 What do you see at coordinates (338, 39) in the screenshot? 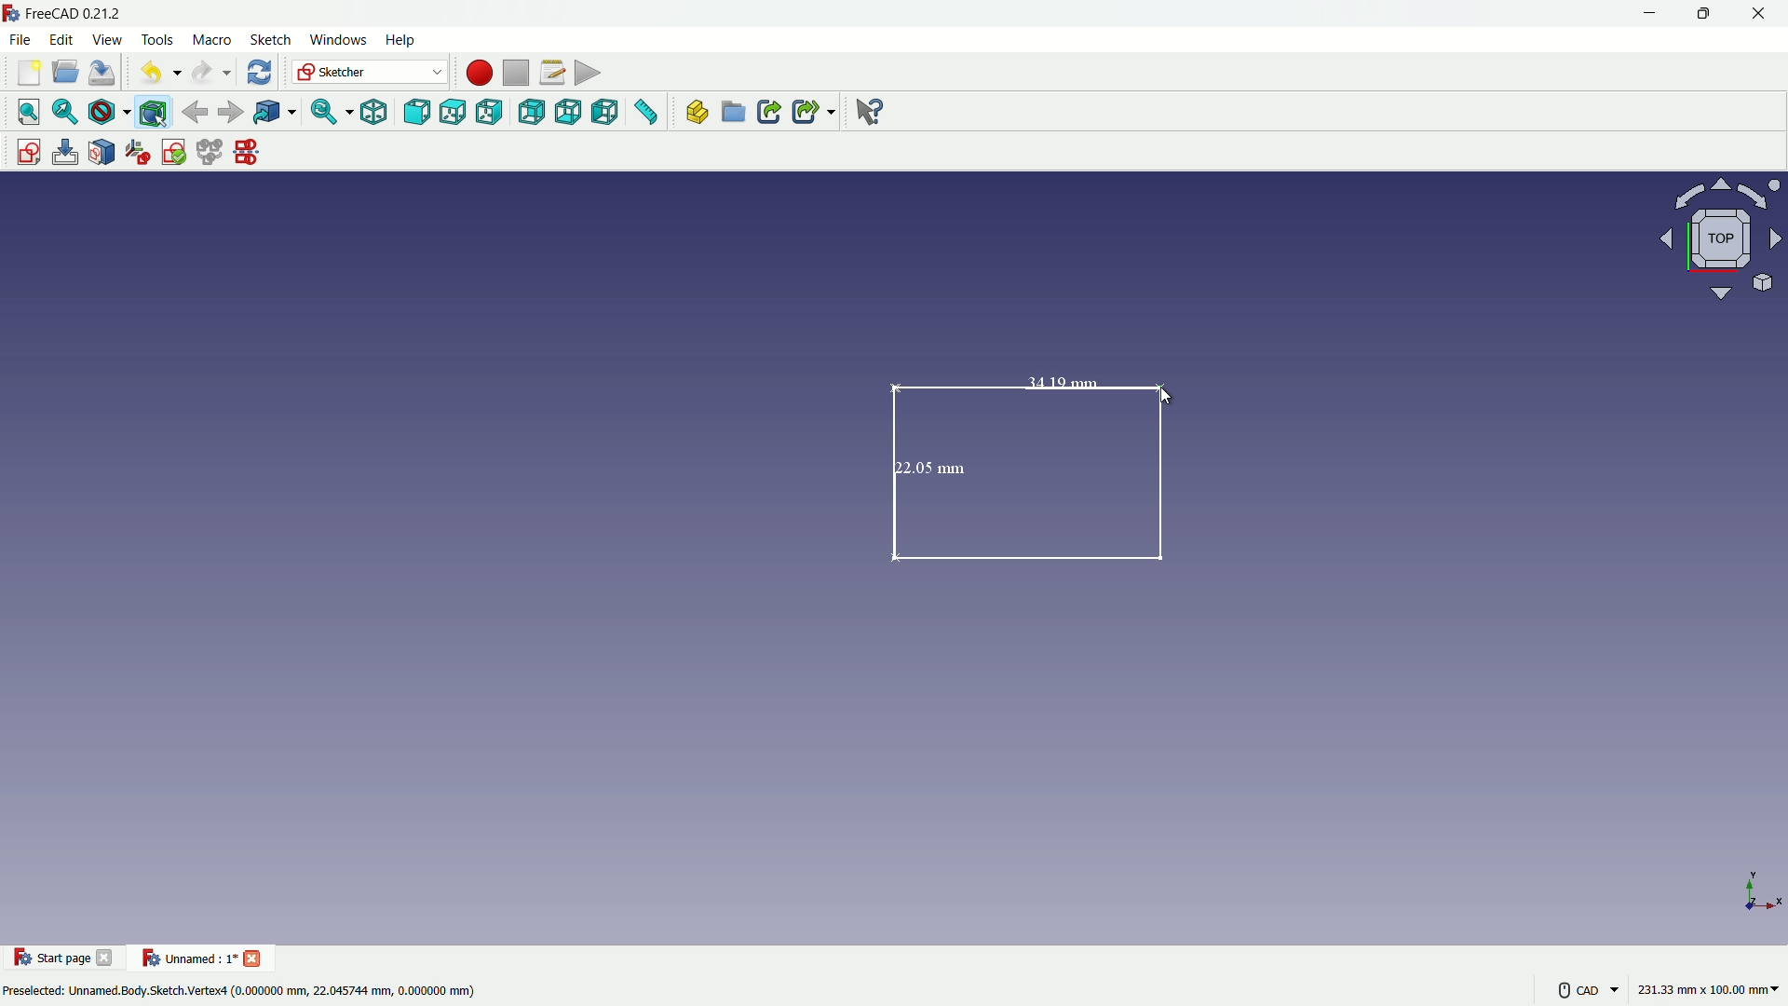
I see `windows menu` at bounding box center [338, 39].